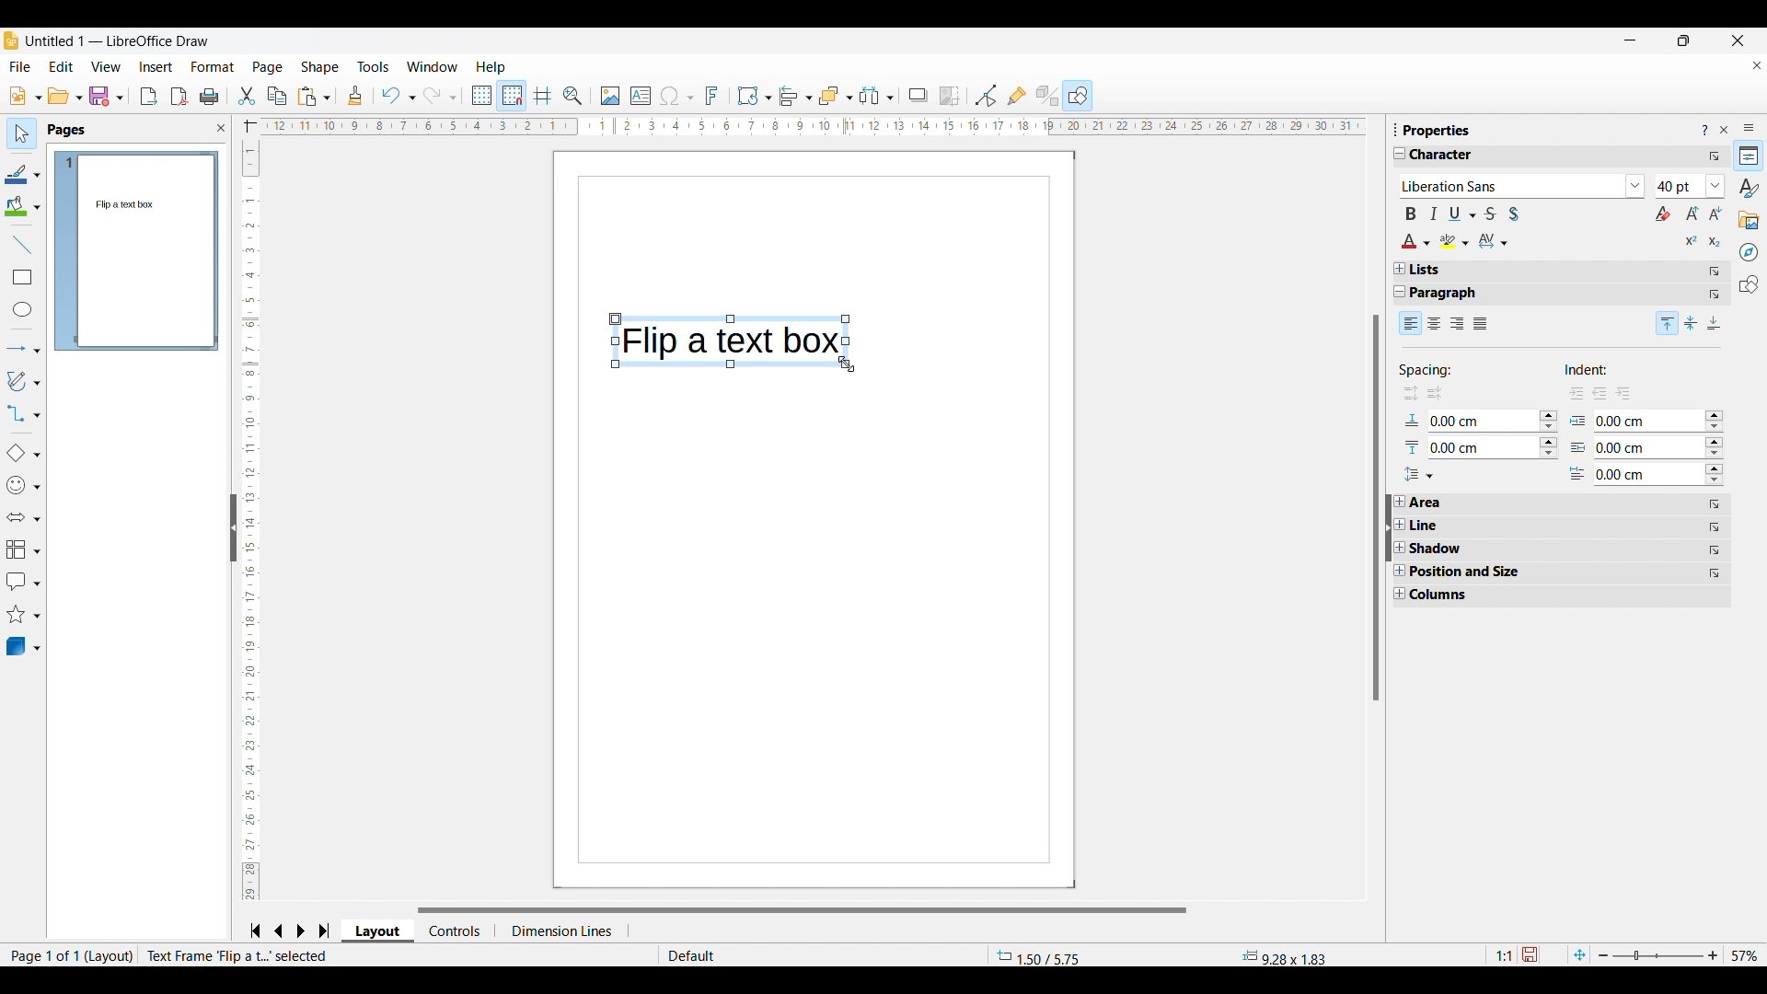 The width and height of the screenshot is (1767, 994). What do you see at coordinates (1704, 131) in the screenshot?
I see `Help about sidebar` at bounding box center [1704, 131].